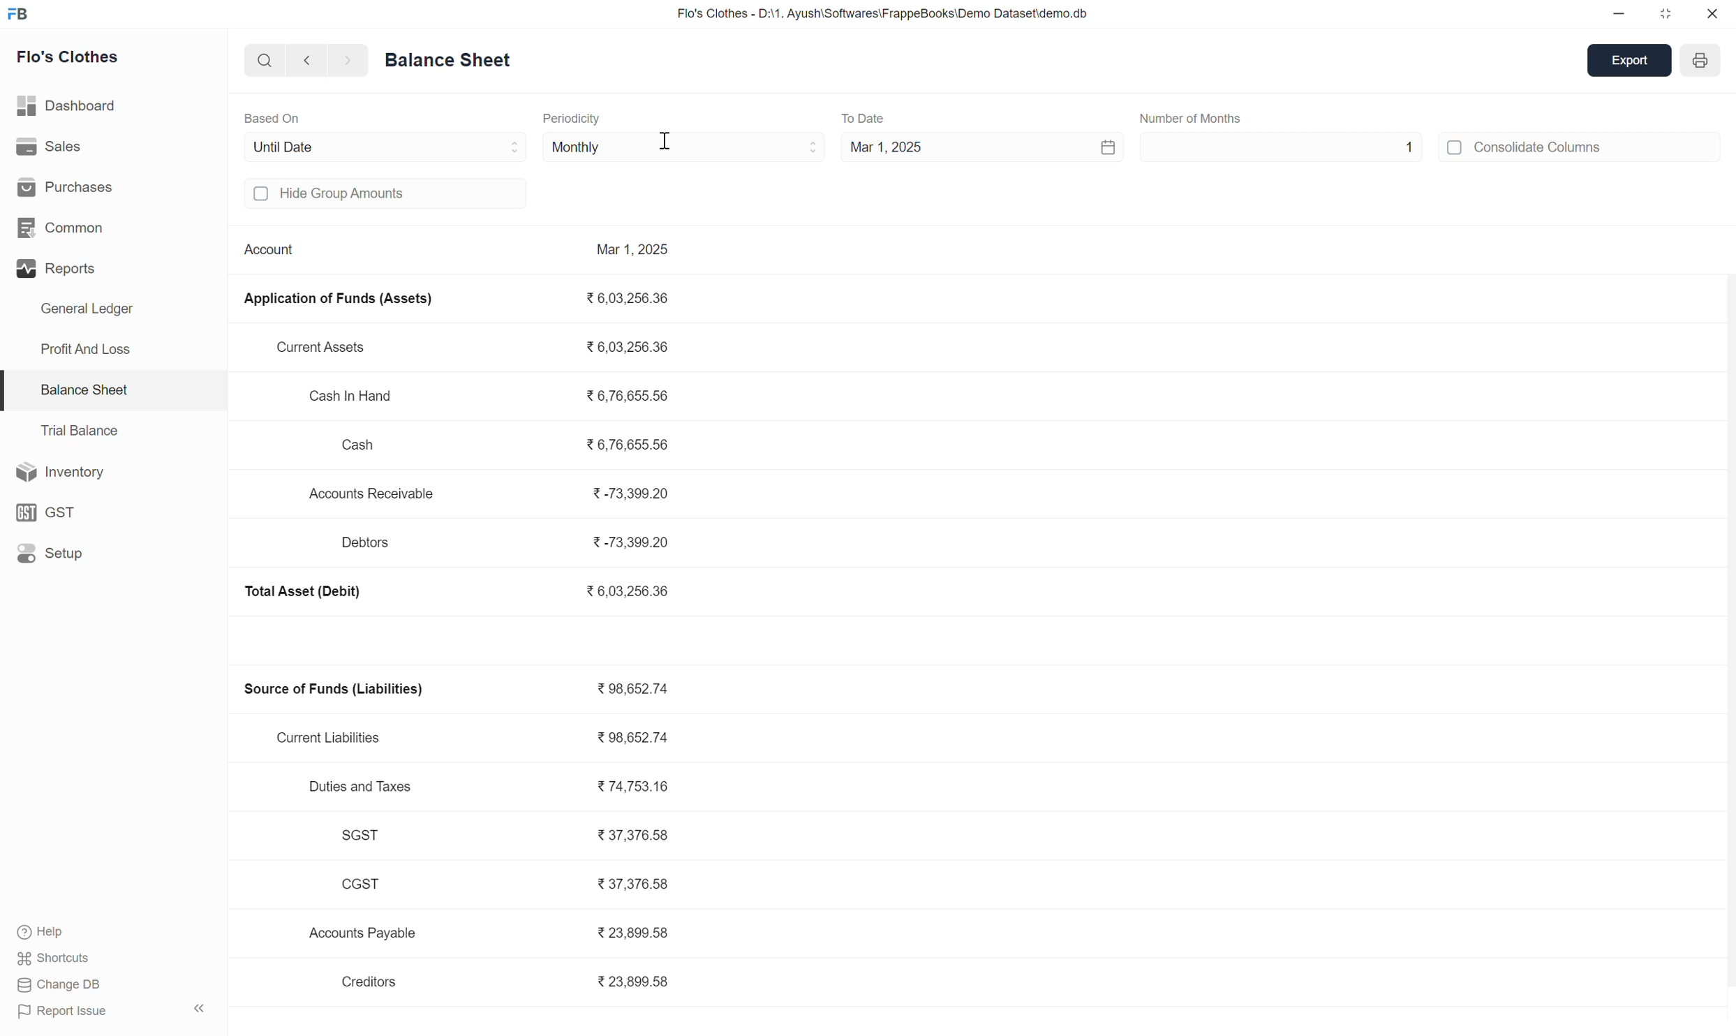 This screenshot has height=1036, width=1736. What do you see at coordinates (465, 690) in the screenshot?
I see `Source of Funds (Liabilities) 398,652.74` at bounding box center [465, 690].